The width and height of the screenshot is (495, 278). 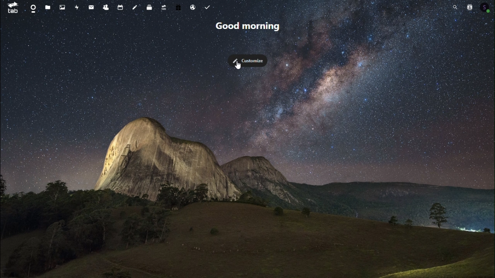 What do you see at coordinates (76, 8) in the screenshot?
I see `Activity` at bounding box center [76, 8].